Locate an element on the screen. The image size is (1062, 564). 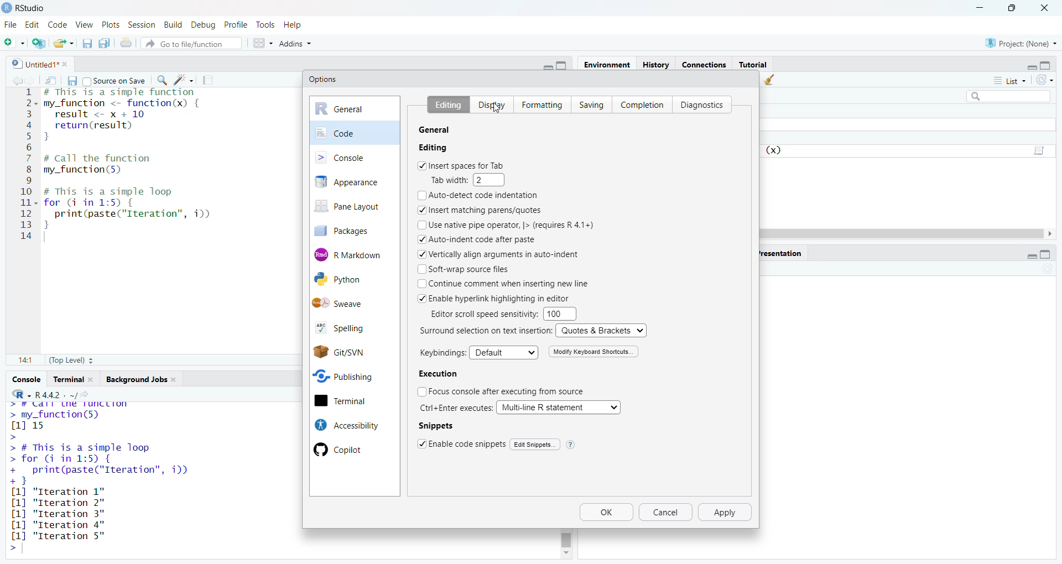
14:1 is located at coordinates (25, 361).